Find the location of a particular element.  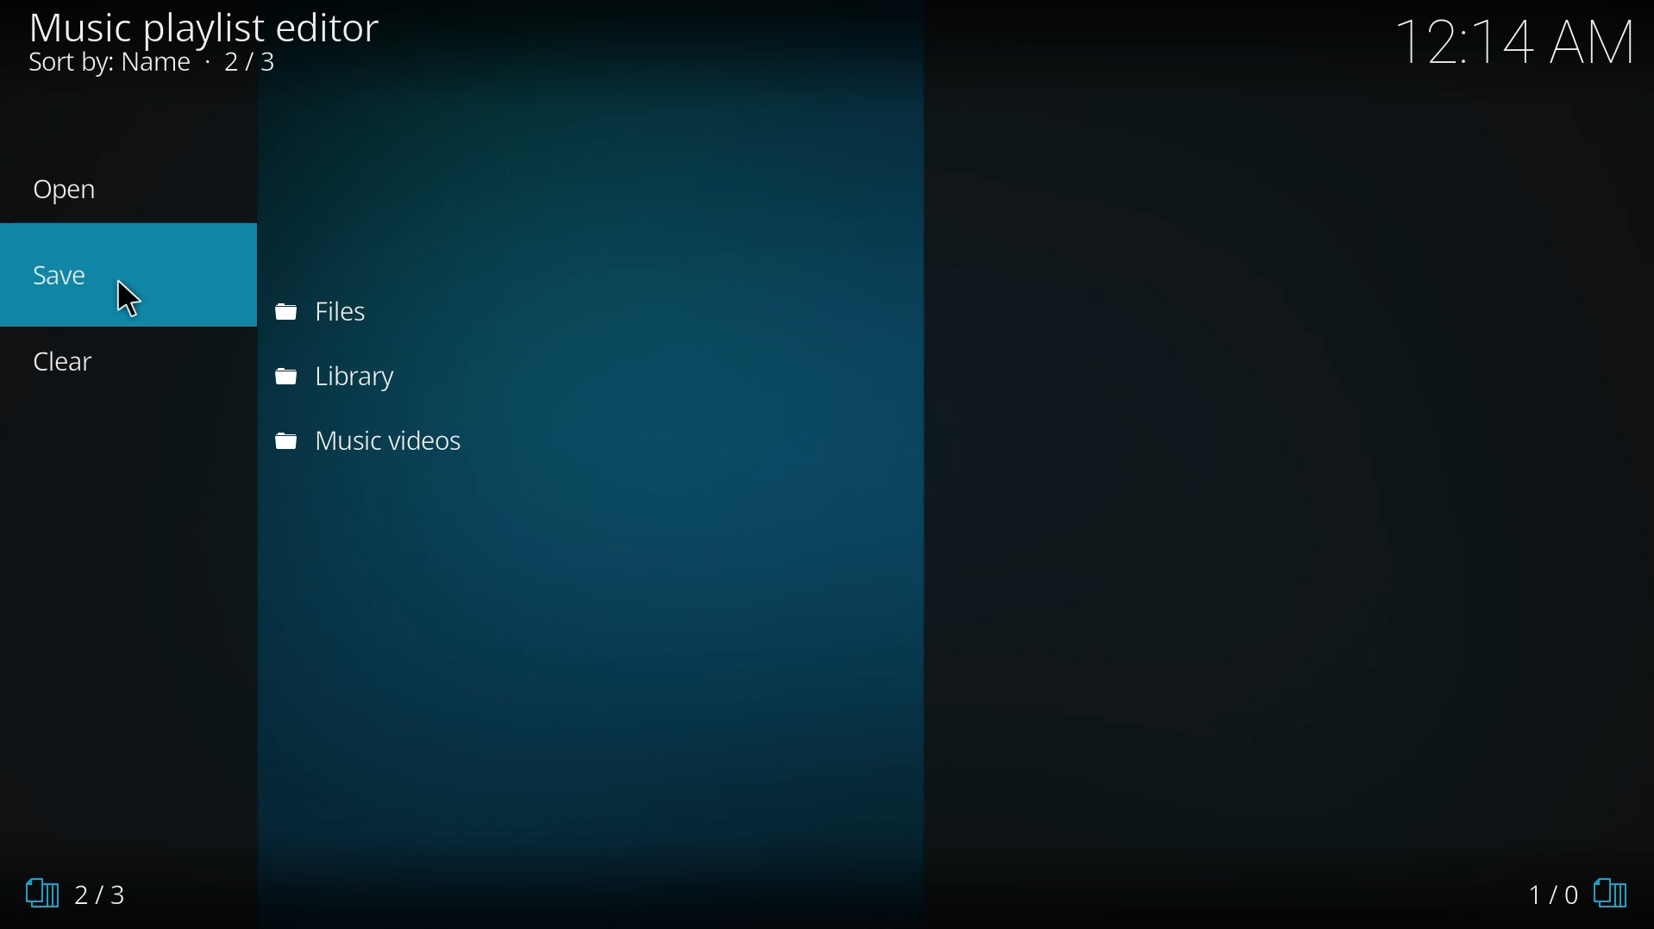

2/3 is located at coordinates (75, 892).